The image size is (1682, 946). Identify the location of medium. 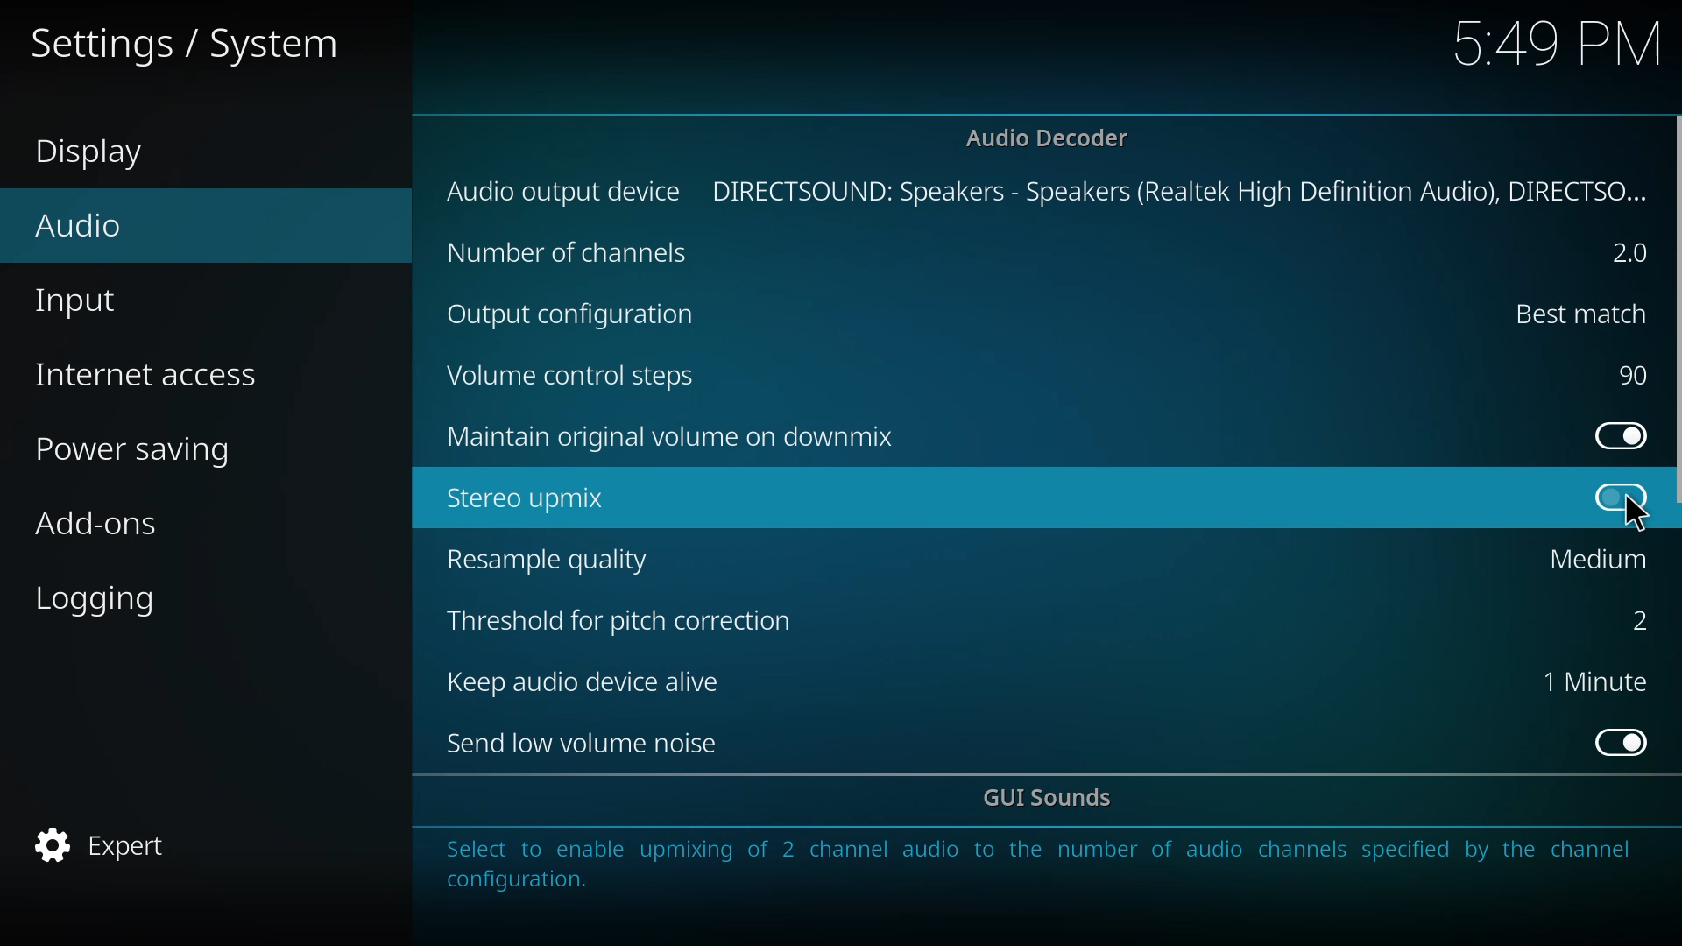
(1598, 559).